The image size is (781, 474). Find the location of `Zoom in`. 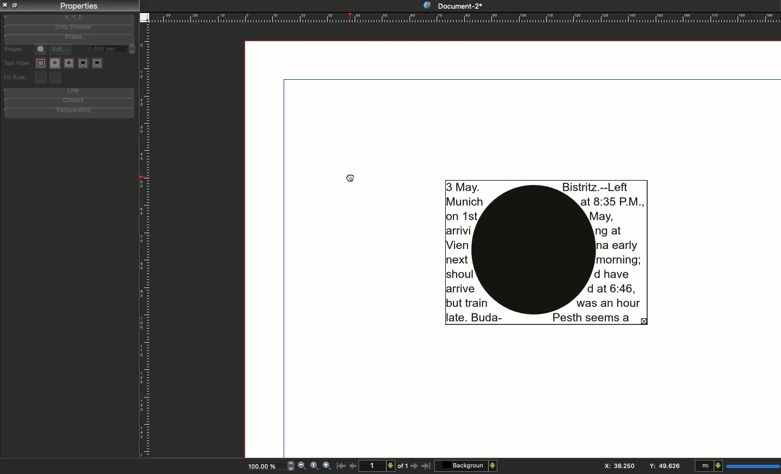

Zoom in is located at coordinates (325, 466).